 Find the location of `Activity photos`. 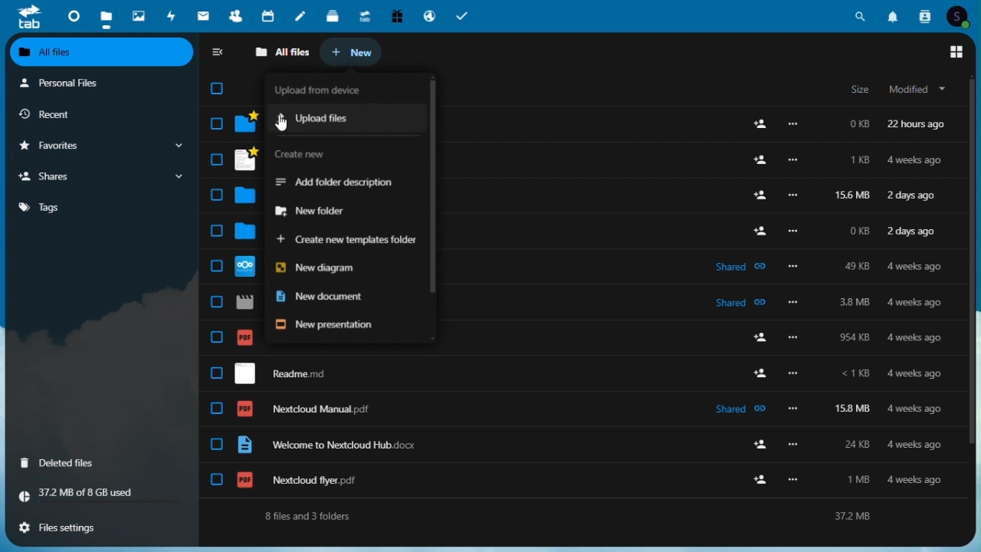

Activity photos is located at coordinates (172, 15).